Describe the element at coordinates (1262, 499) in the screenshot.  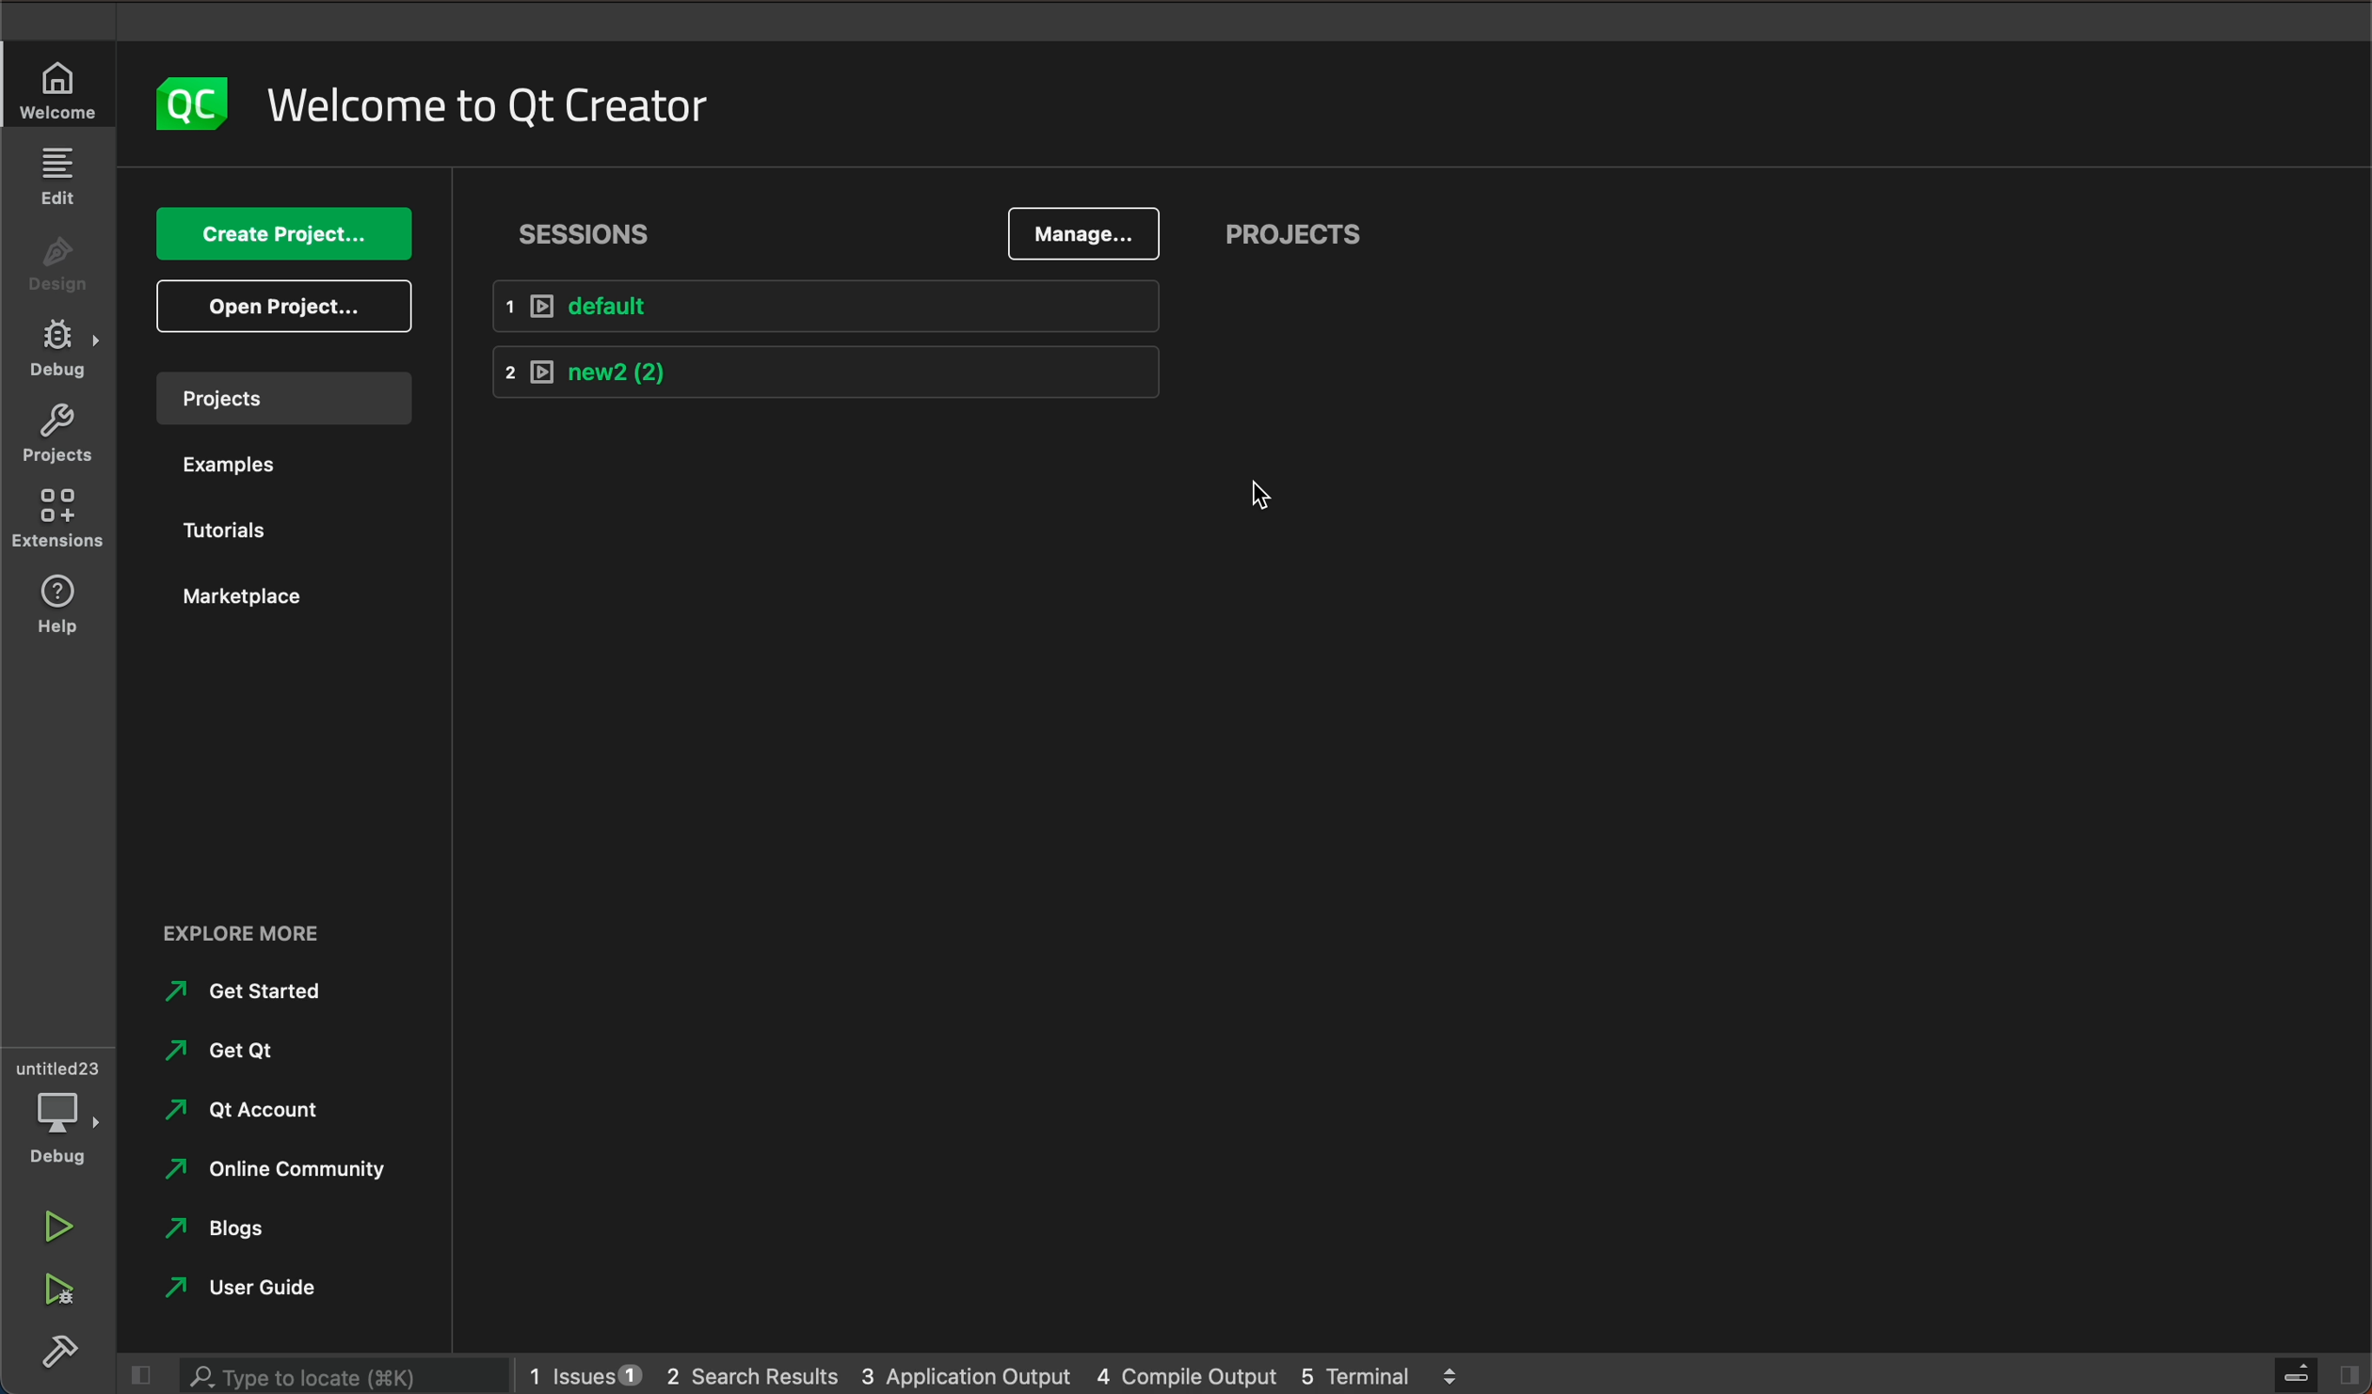
I see `mouse pointer` at that location.